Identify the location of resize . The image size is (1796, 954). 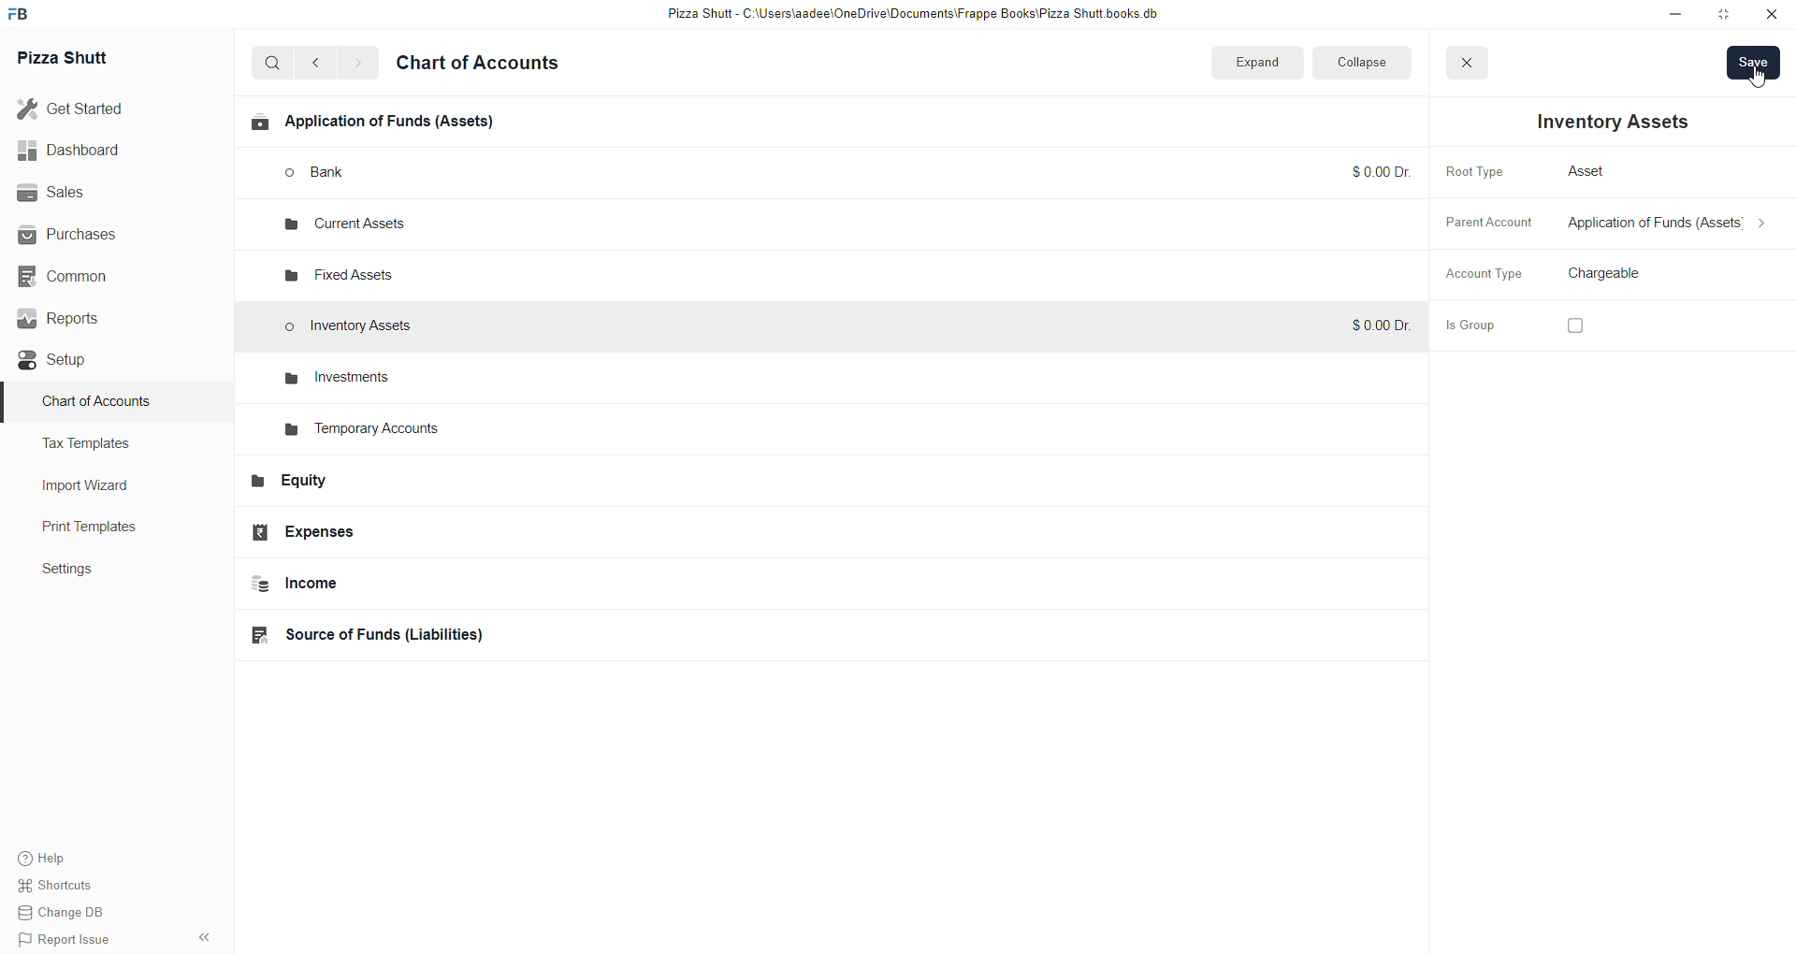
(1724, 16).